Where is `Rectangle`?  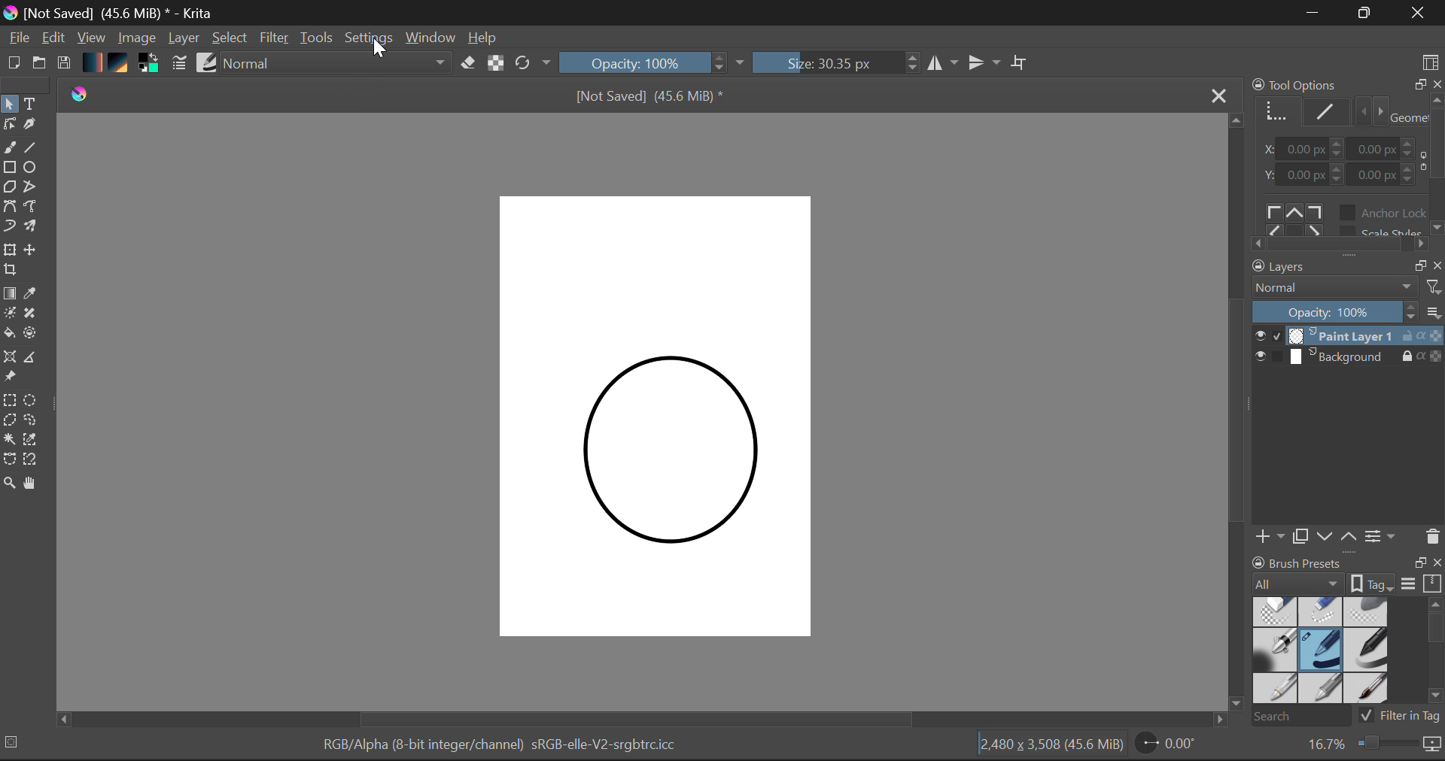
Rectangle is located at coordinates (9, 168).